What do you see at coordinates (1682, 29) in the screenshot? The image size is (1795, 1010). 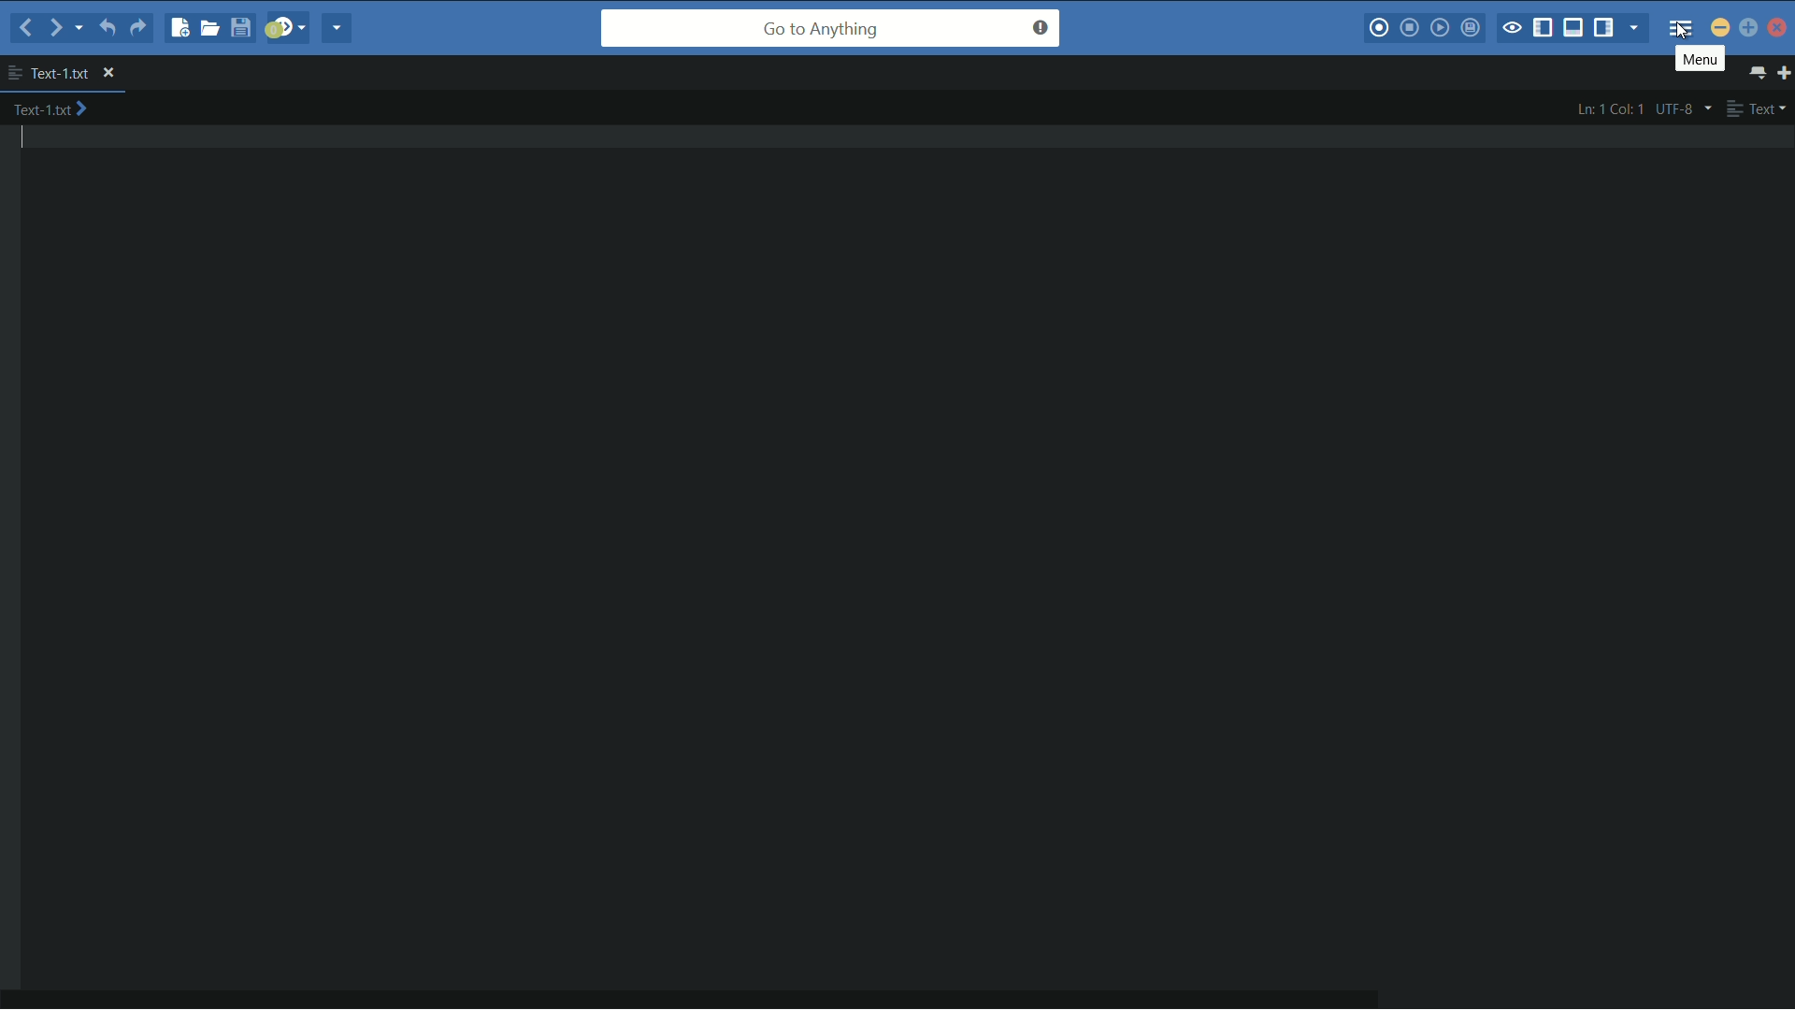 I see `menu` at bounding box center [1682, 29].